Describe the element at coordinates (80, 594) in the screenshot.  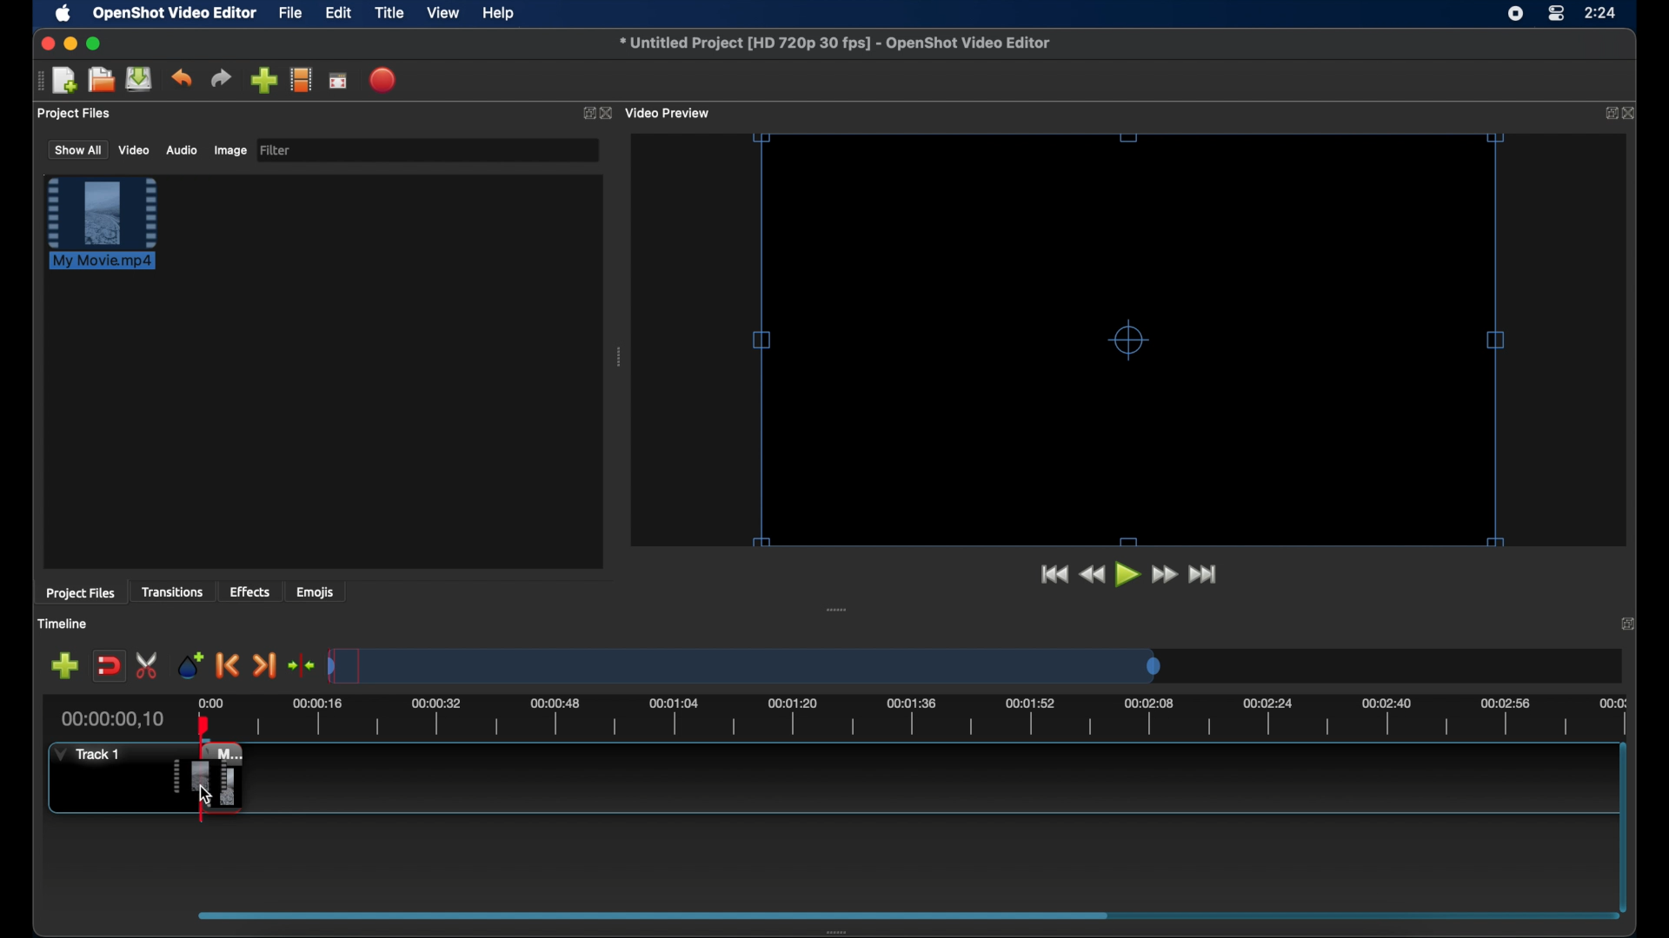
I see `project files` at that location.